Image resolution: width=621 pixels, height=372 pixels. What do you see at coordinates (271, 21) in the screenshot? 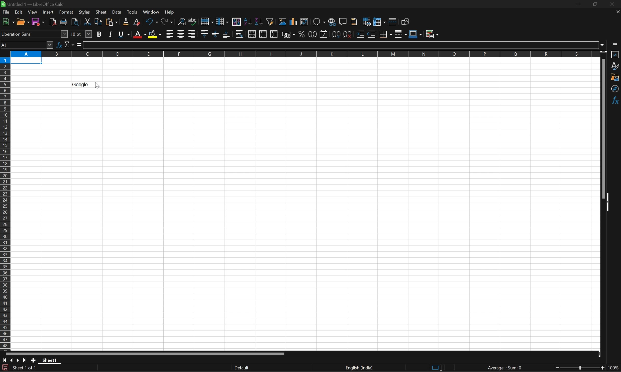
I see `Auto filter` at bounding box center [271, 21].